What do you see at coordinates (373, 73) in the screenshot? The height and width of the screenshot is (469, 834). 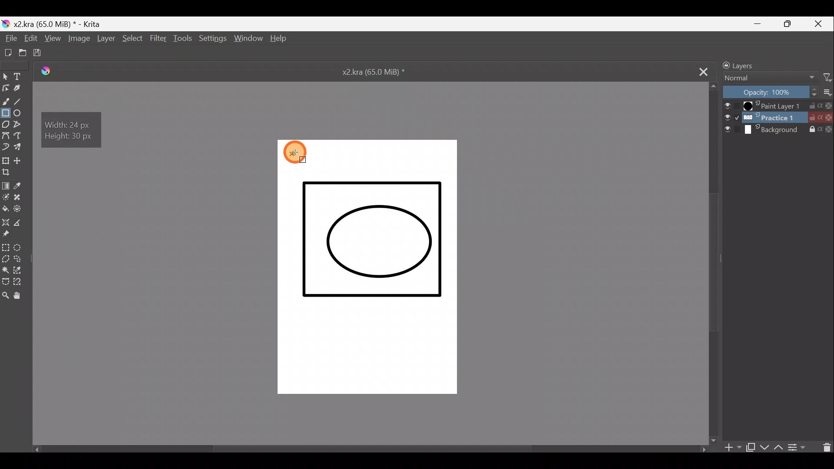 I see `x2.kra (65.0 MiB) *` at bounding box center [373, 73].